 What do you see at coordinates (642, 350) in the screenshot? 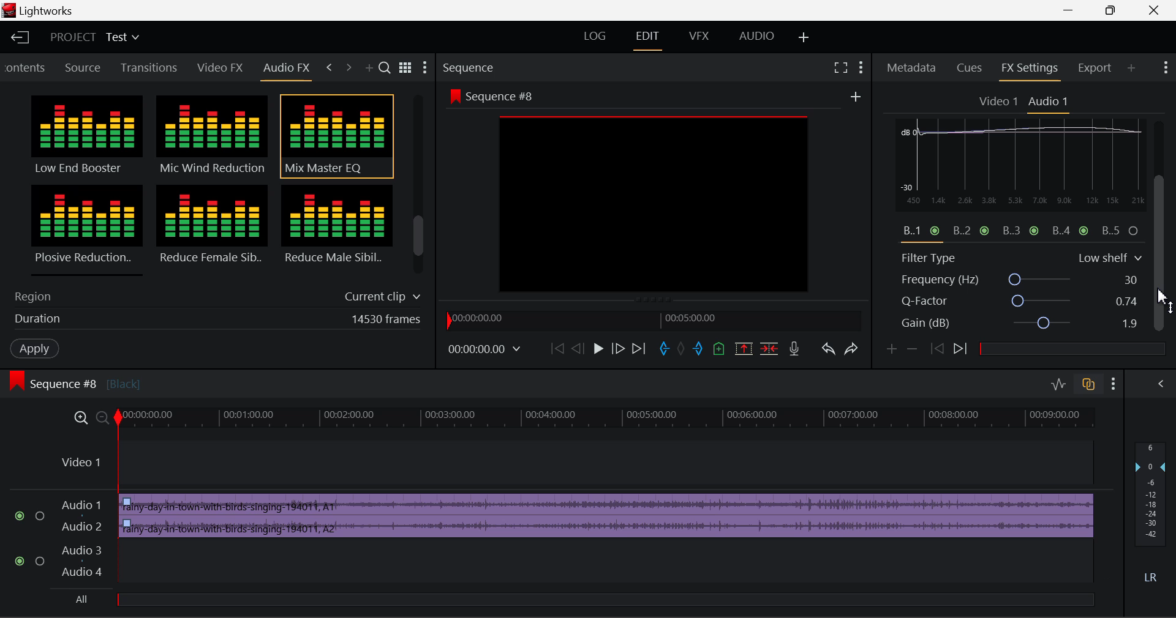
I see `To End` at bounding box center [642, 350].